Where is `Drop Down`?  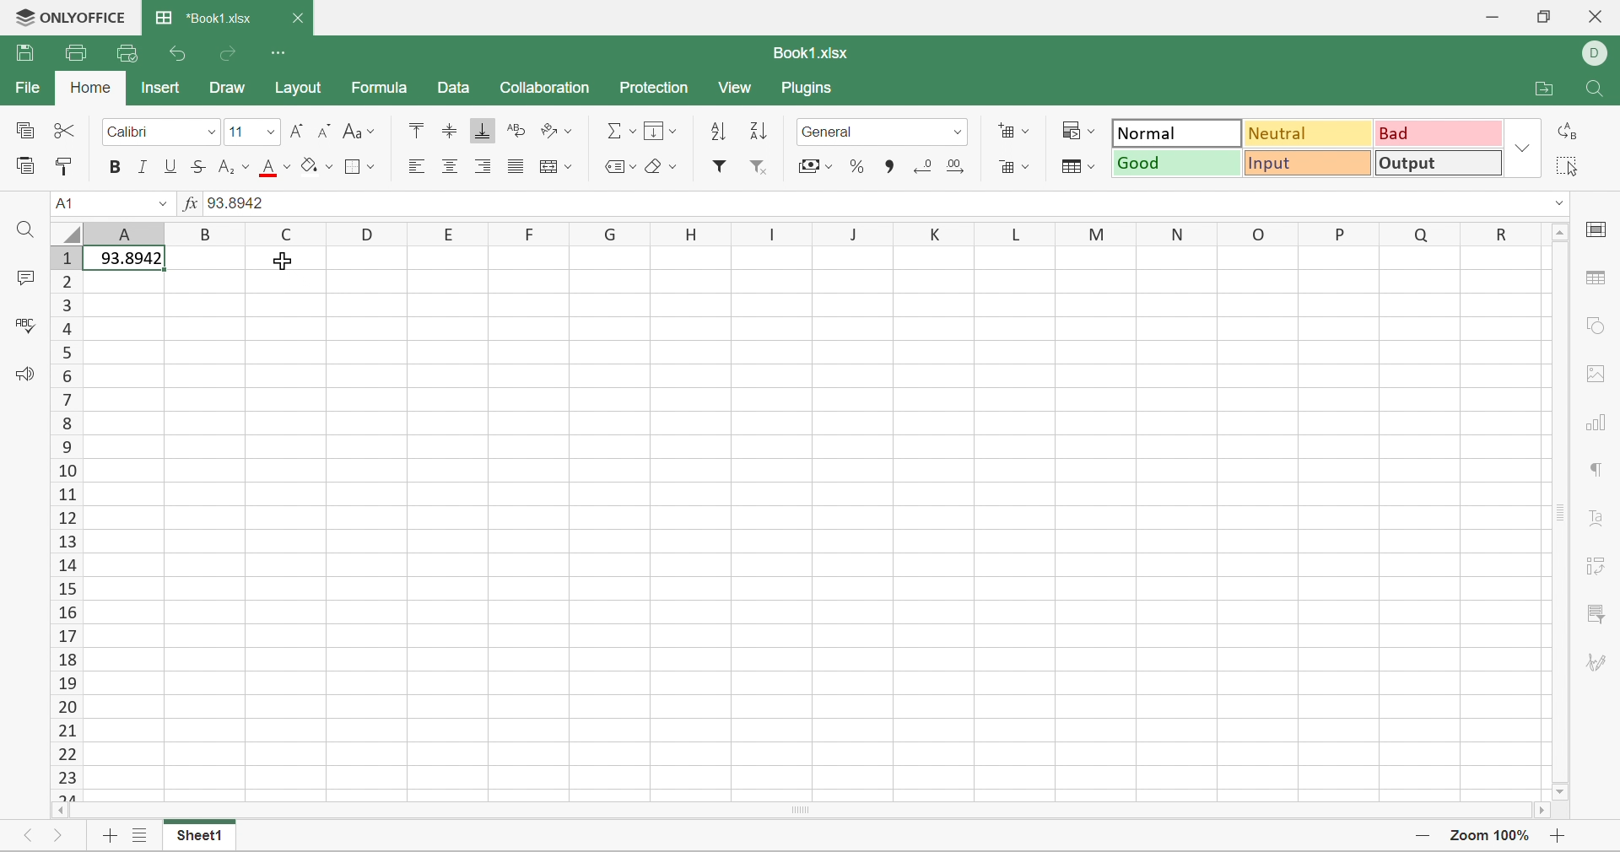
Drop Down is located at coordinates (163, 202).